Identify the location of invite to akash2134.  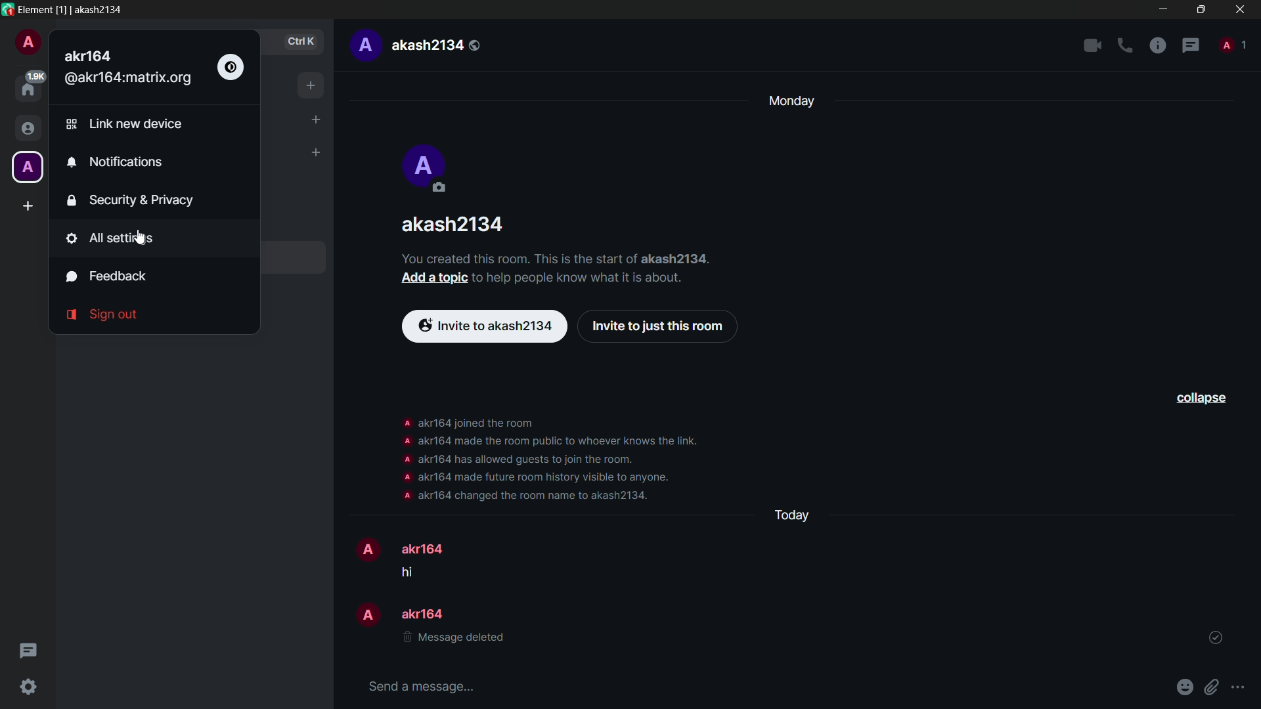
(485, 327).